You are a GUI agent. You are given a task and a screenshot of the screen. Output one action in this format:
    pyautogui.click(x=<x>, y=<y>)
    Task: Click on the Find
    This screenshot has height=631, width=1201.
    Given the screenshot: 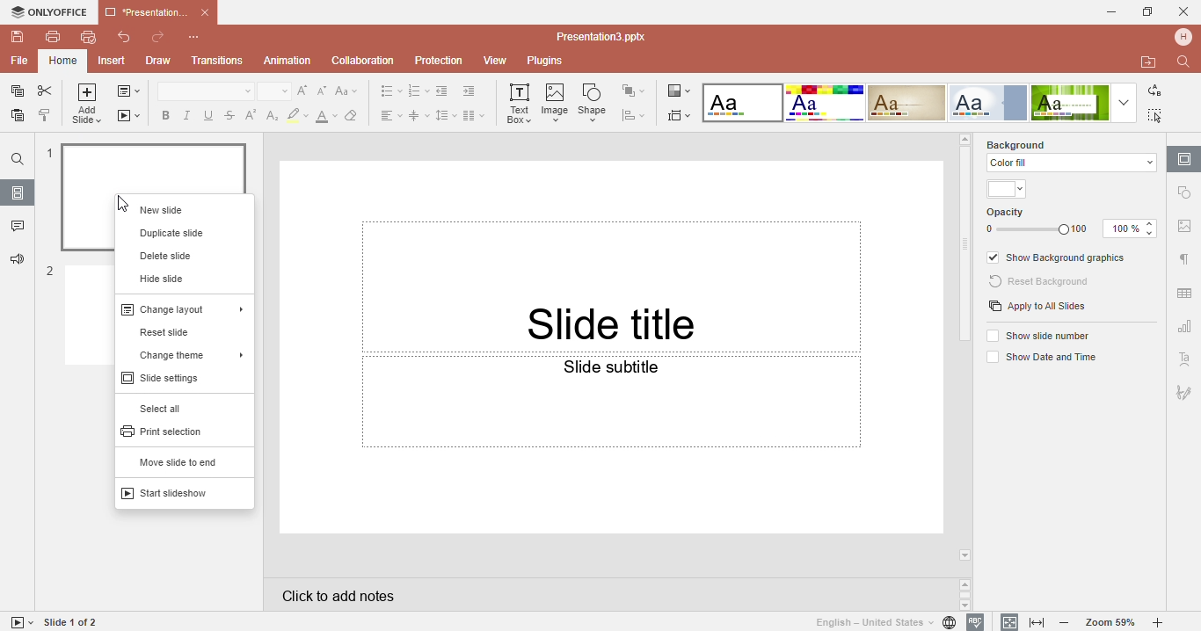 What is the action you would take?
    pyautogui.click(x=1186, y=62)
    